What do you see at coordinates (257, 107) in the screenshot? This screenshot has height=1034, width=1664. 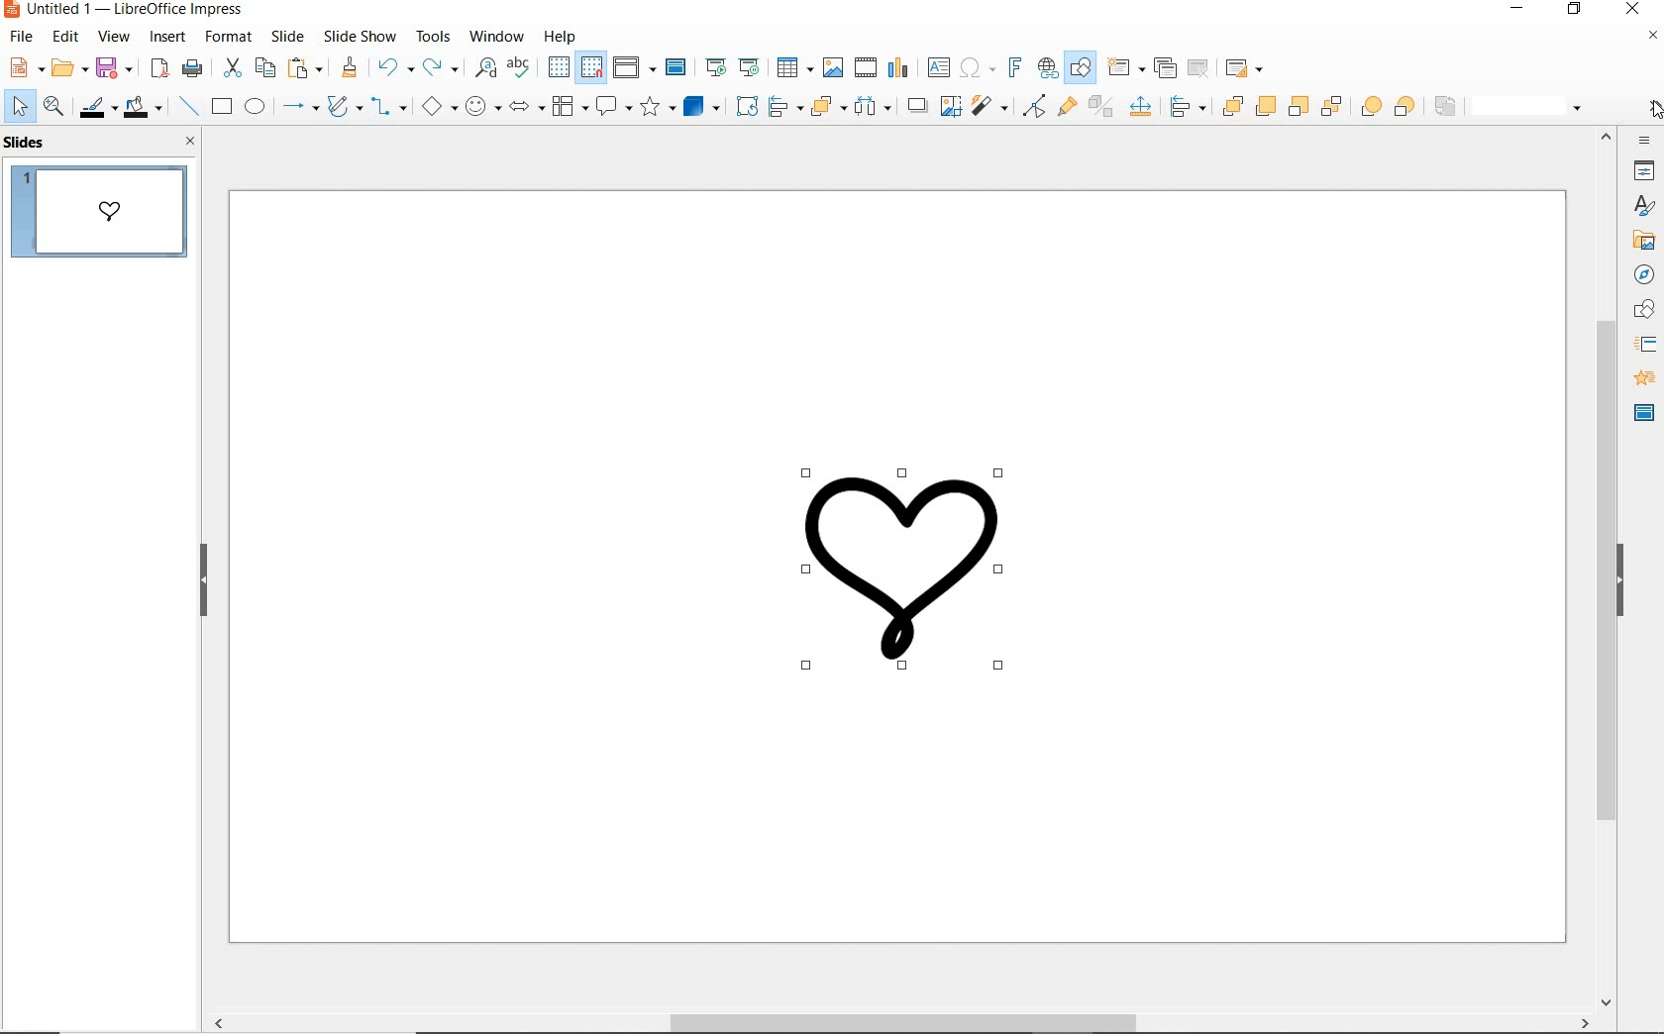 I see `ellipse` at bounding box center [257, 107].